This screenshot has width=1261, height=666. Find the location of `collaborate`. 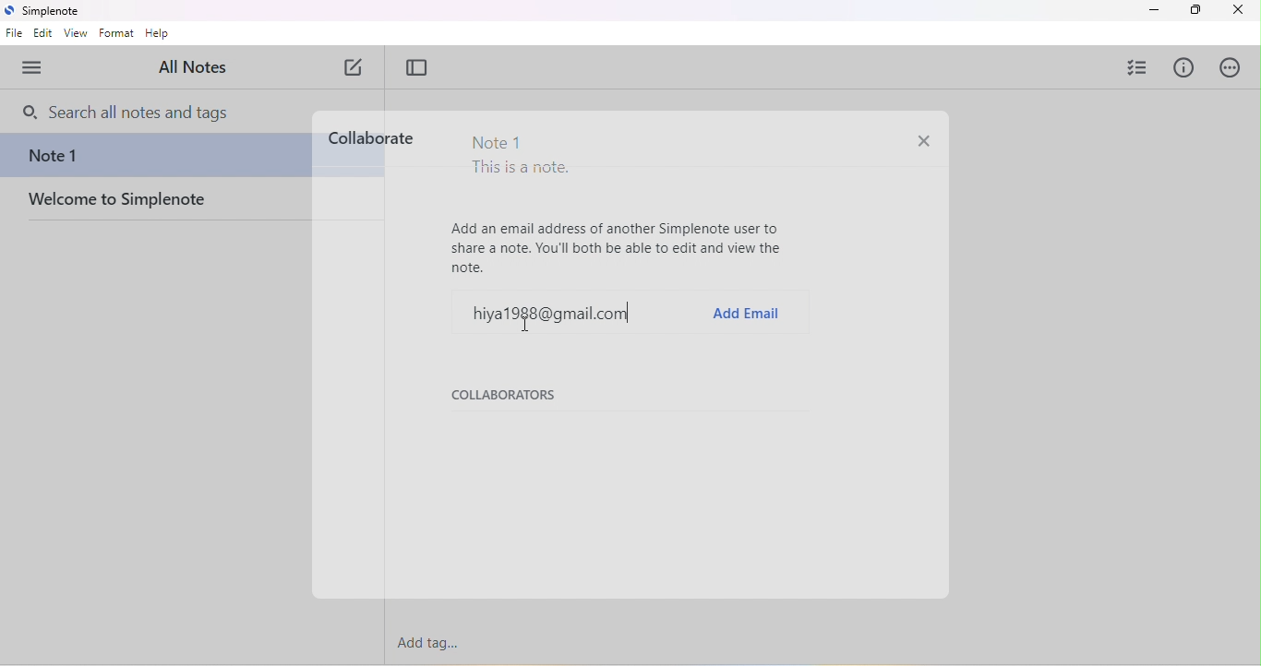

collaborate is located at coordinates (370, 137).